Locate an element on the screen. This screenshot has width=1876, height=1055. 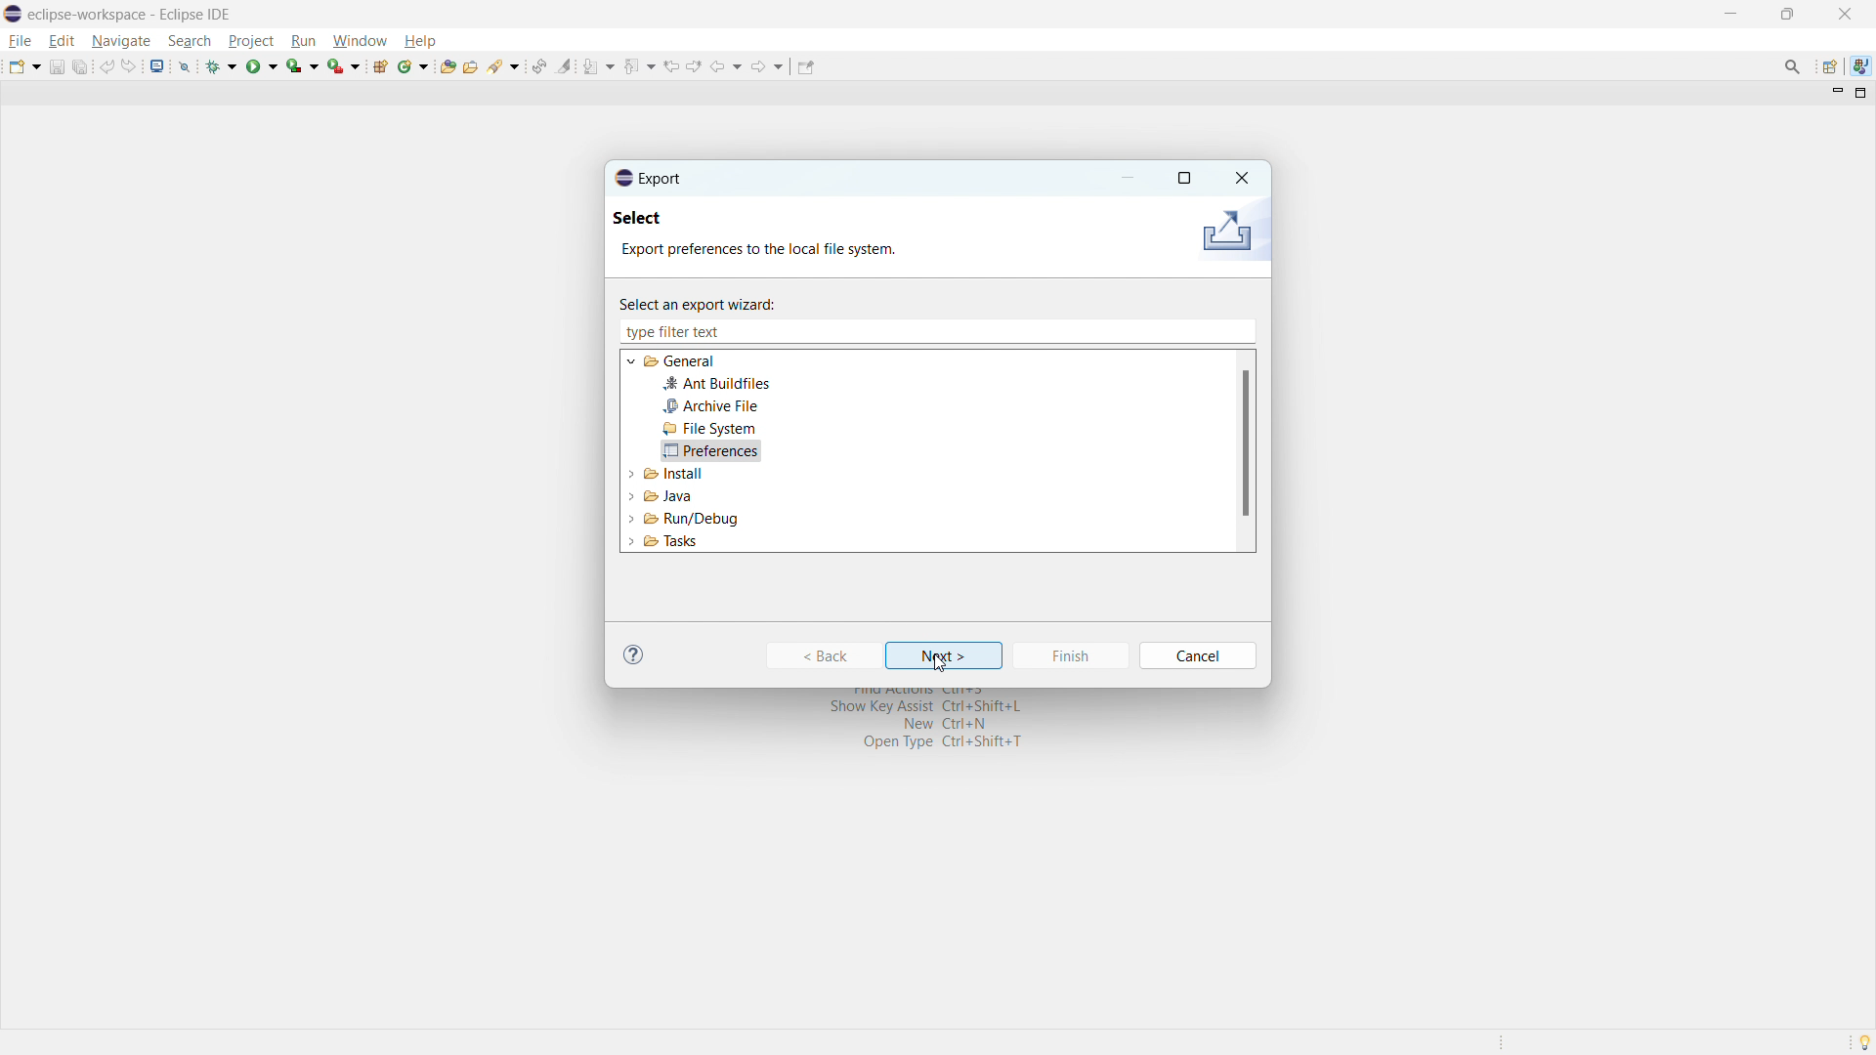
project is located at coordinates (250, 40).